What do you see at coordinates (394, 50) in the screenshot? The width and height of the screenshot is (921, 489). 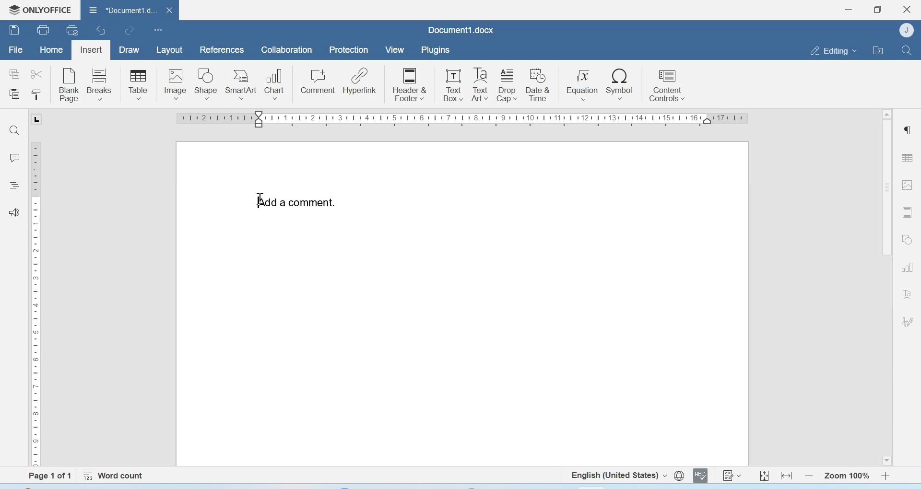 I see `View` at bounding box center [394, 50].